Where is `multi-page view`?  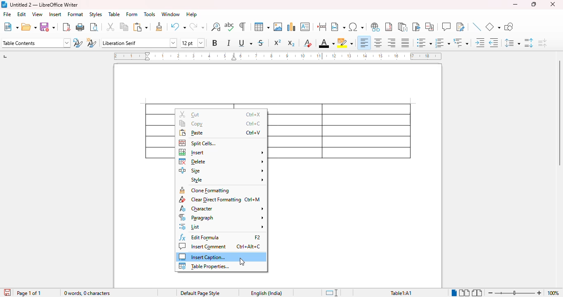 multi-page view is located at coordinates (465, 293).